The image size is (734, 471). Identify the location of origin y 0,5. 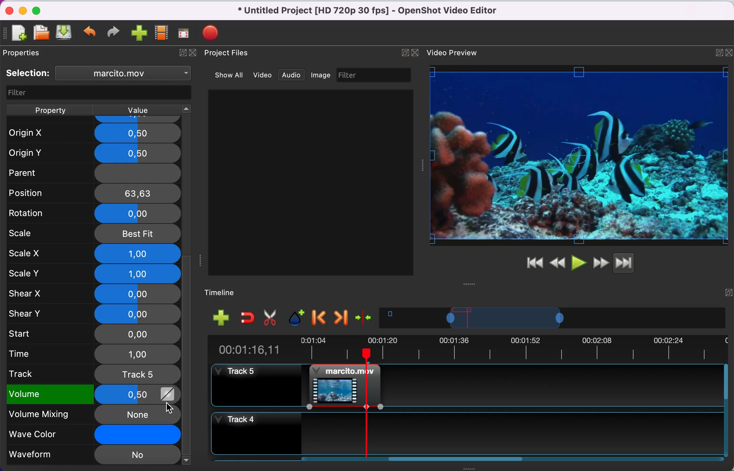
(94, 151).